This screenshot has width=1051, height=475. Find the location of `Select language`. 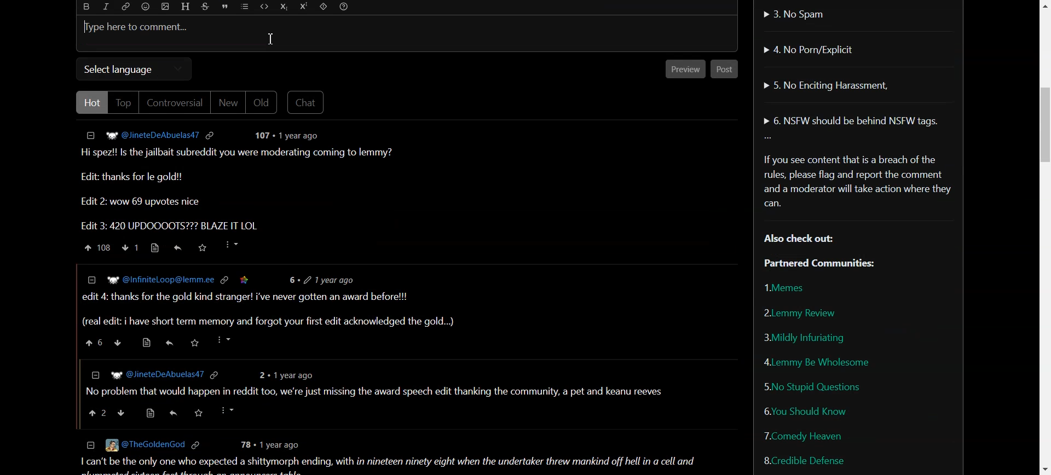

Select language is located at coordinates (135, 69).